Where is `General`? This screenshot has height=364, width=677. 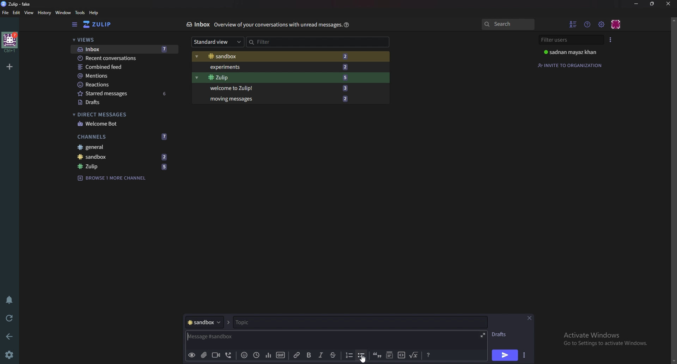
General is located at coordinates (120, 147).